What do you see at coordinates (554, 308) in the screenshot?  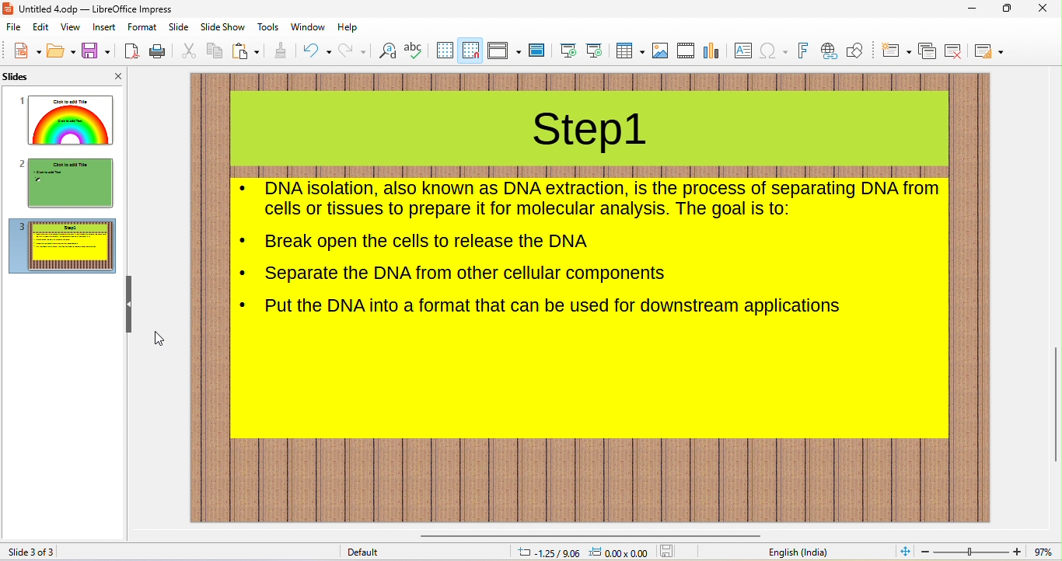 I see `content` at bounding box center [554, 308].